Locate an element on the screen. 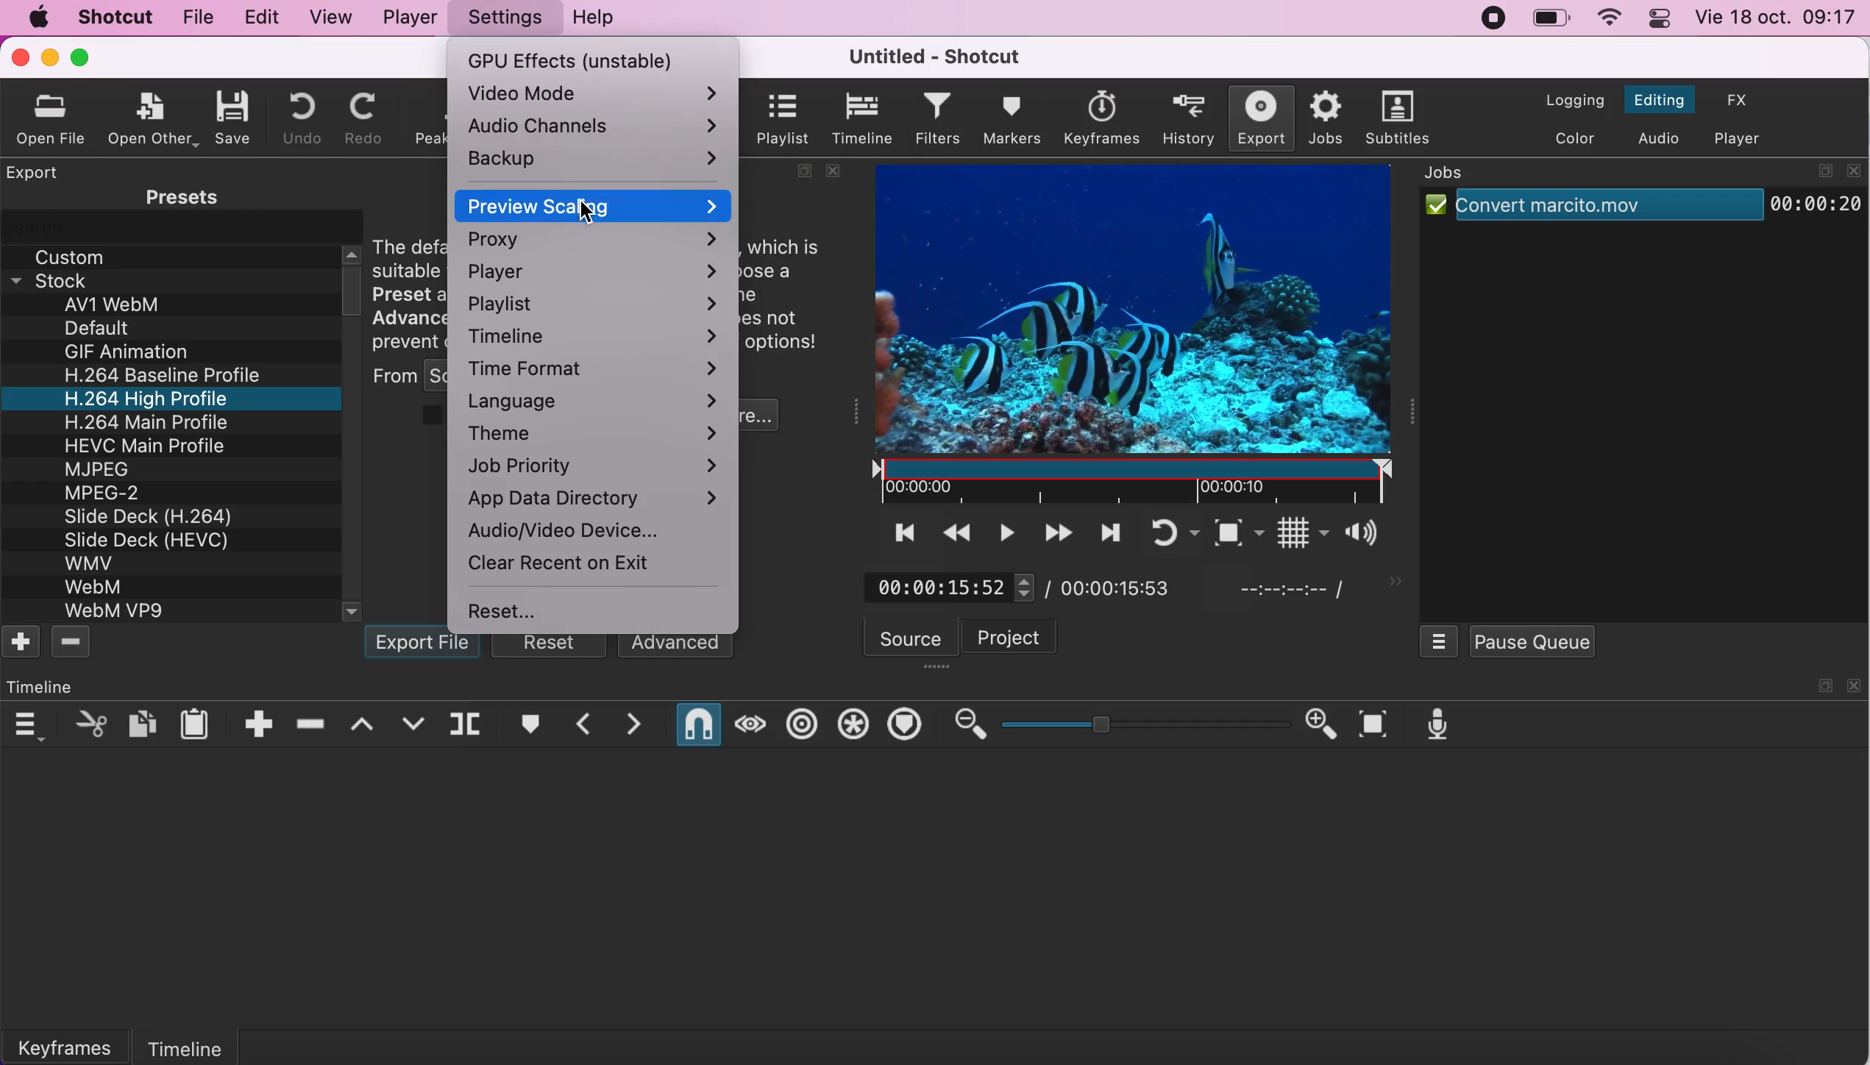  wifi is located at coordinates (1606, 19).